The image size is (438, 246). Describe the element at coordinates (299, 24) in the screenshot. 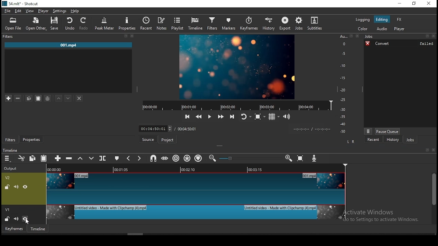

I see `jobs` at that location.